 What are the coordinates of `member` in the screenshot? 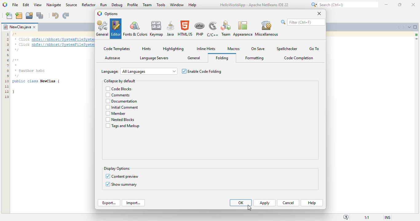 It's located at (116, 114).